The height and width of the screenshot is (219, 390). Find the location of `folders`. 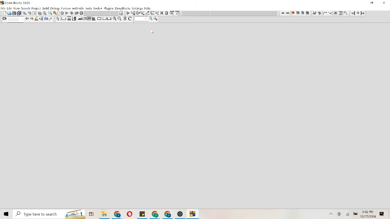

folders is located at coordinates (91, 214).